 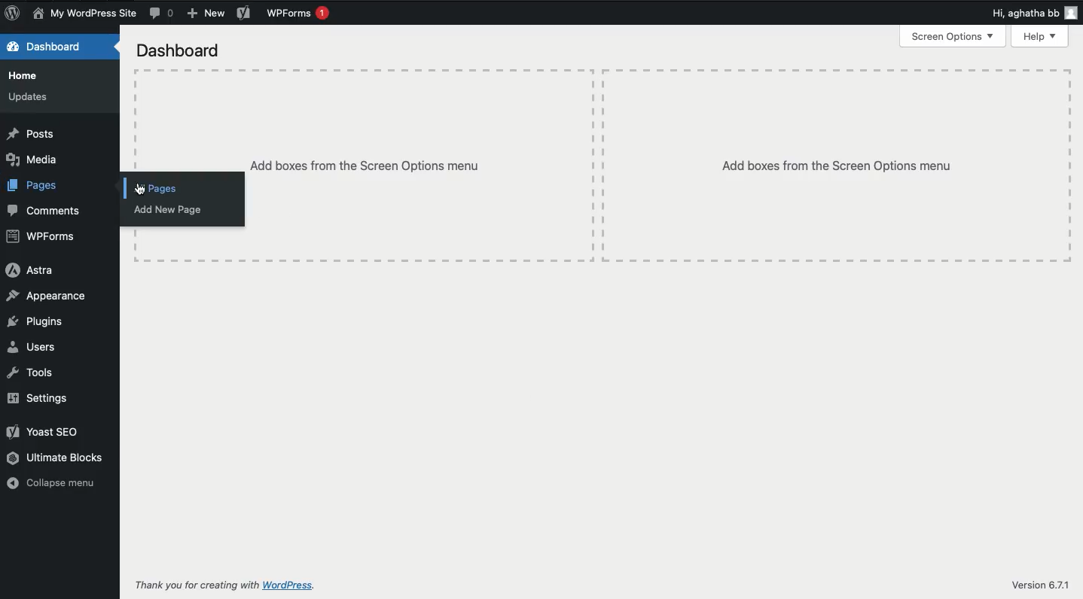 What do you see at coordinates (47, 48) in the screenshot?
I see `Dashboard` at bounding box center [47, 48].